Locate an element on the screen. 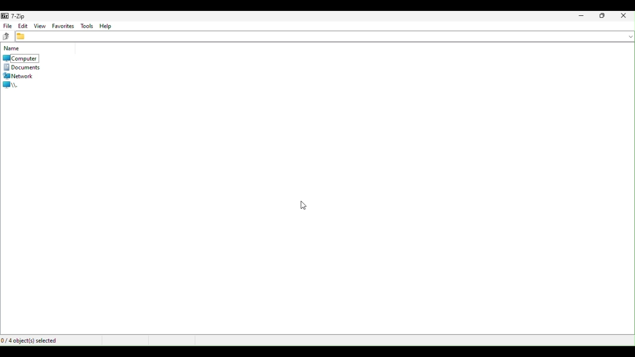 The width and height of the screenshot is (635, 357). Documents is located at coordinates (29, 67).